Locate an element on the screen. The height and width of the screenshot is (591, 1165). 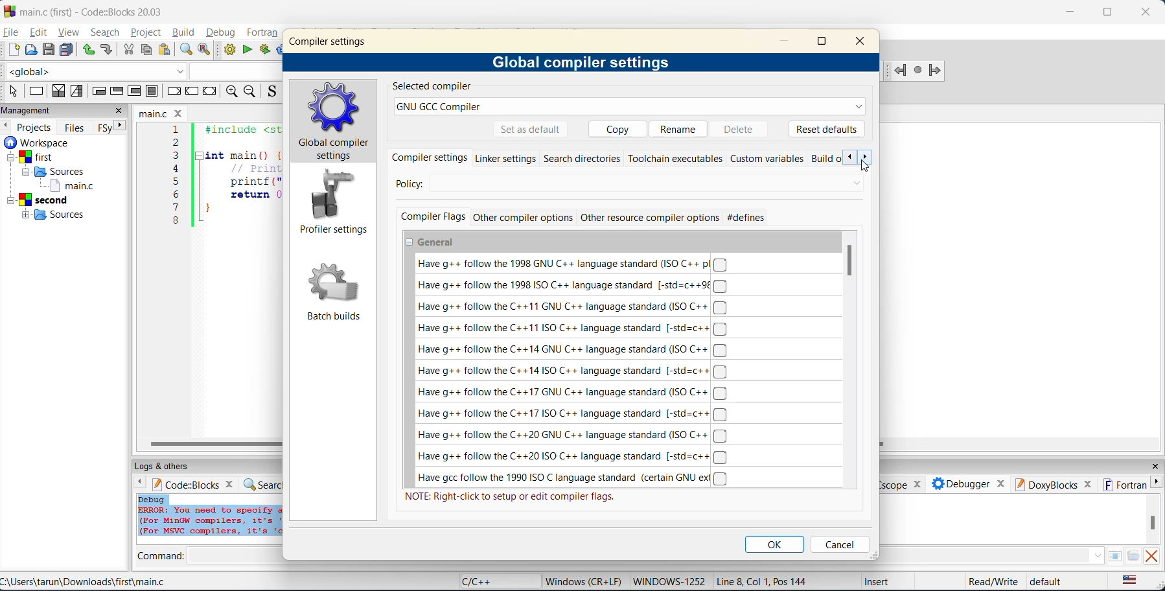
reset defaults is located at coordinates (827, 128).